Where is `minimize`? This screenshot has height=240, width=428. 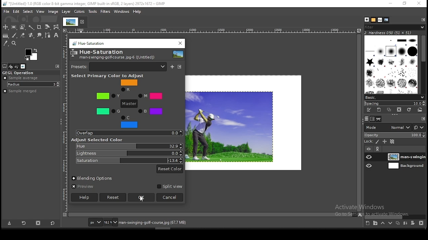 minimize is located at coordinates (392, 3).